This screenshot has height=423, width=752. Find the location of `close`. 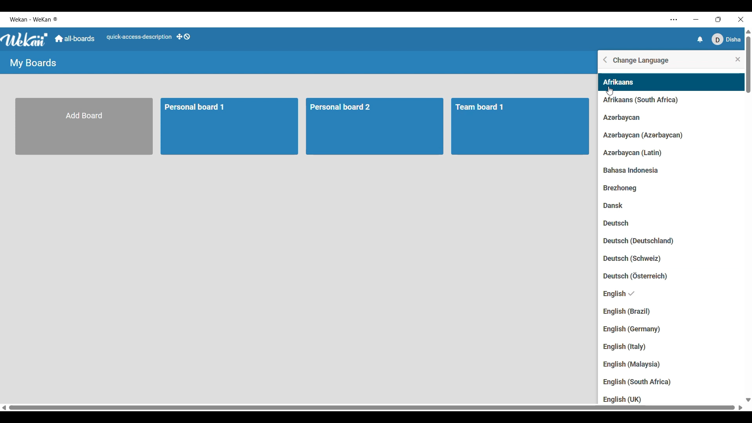

close is located at coordinates (738, 60).